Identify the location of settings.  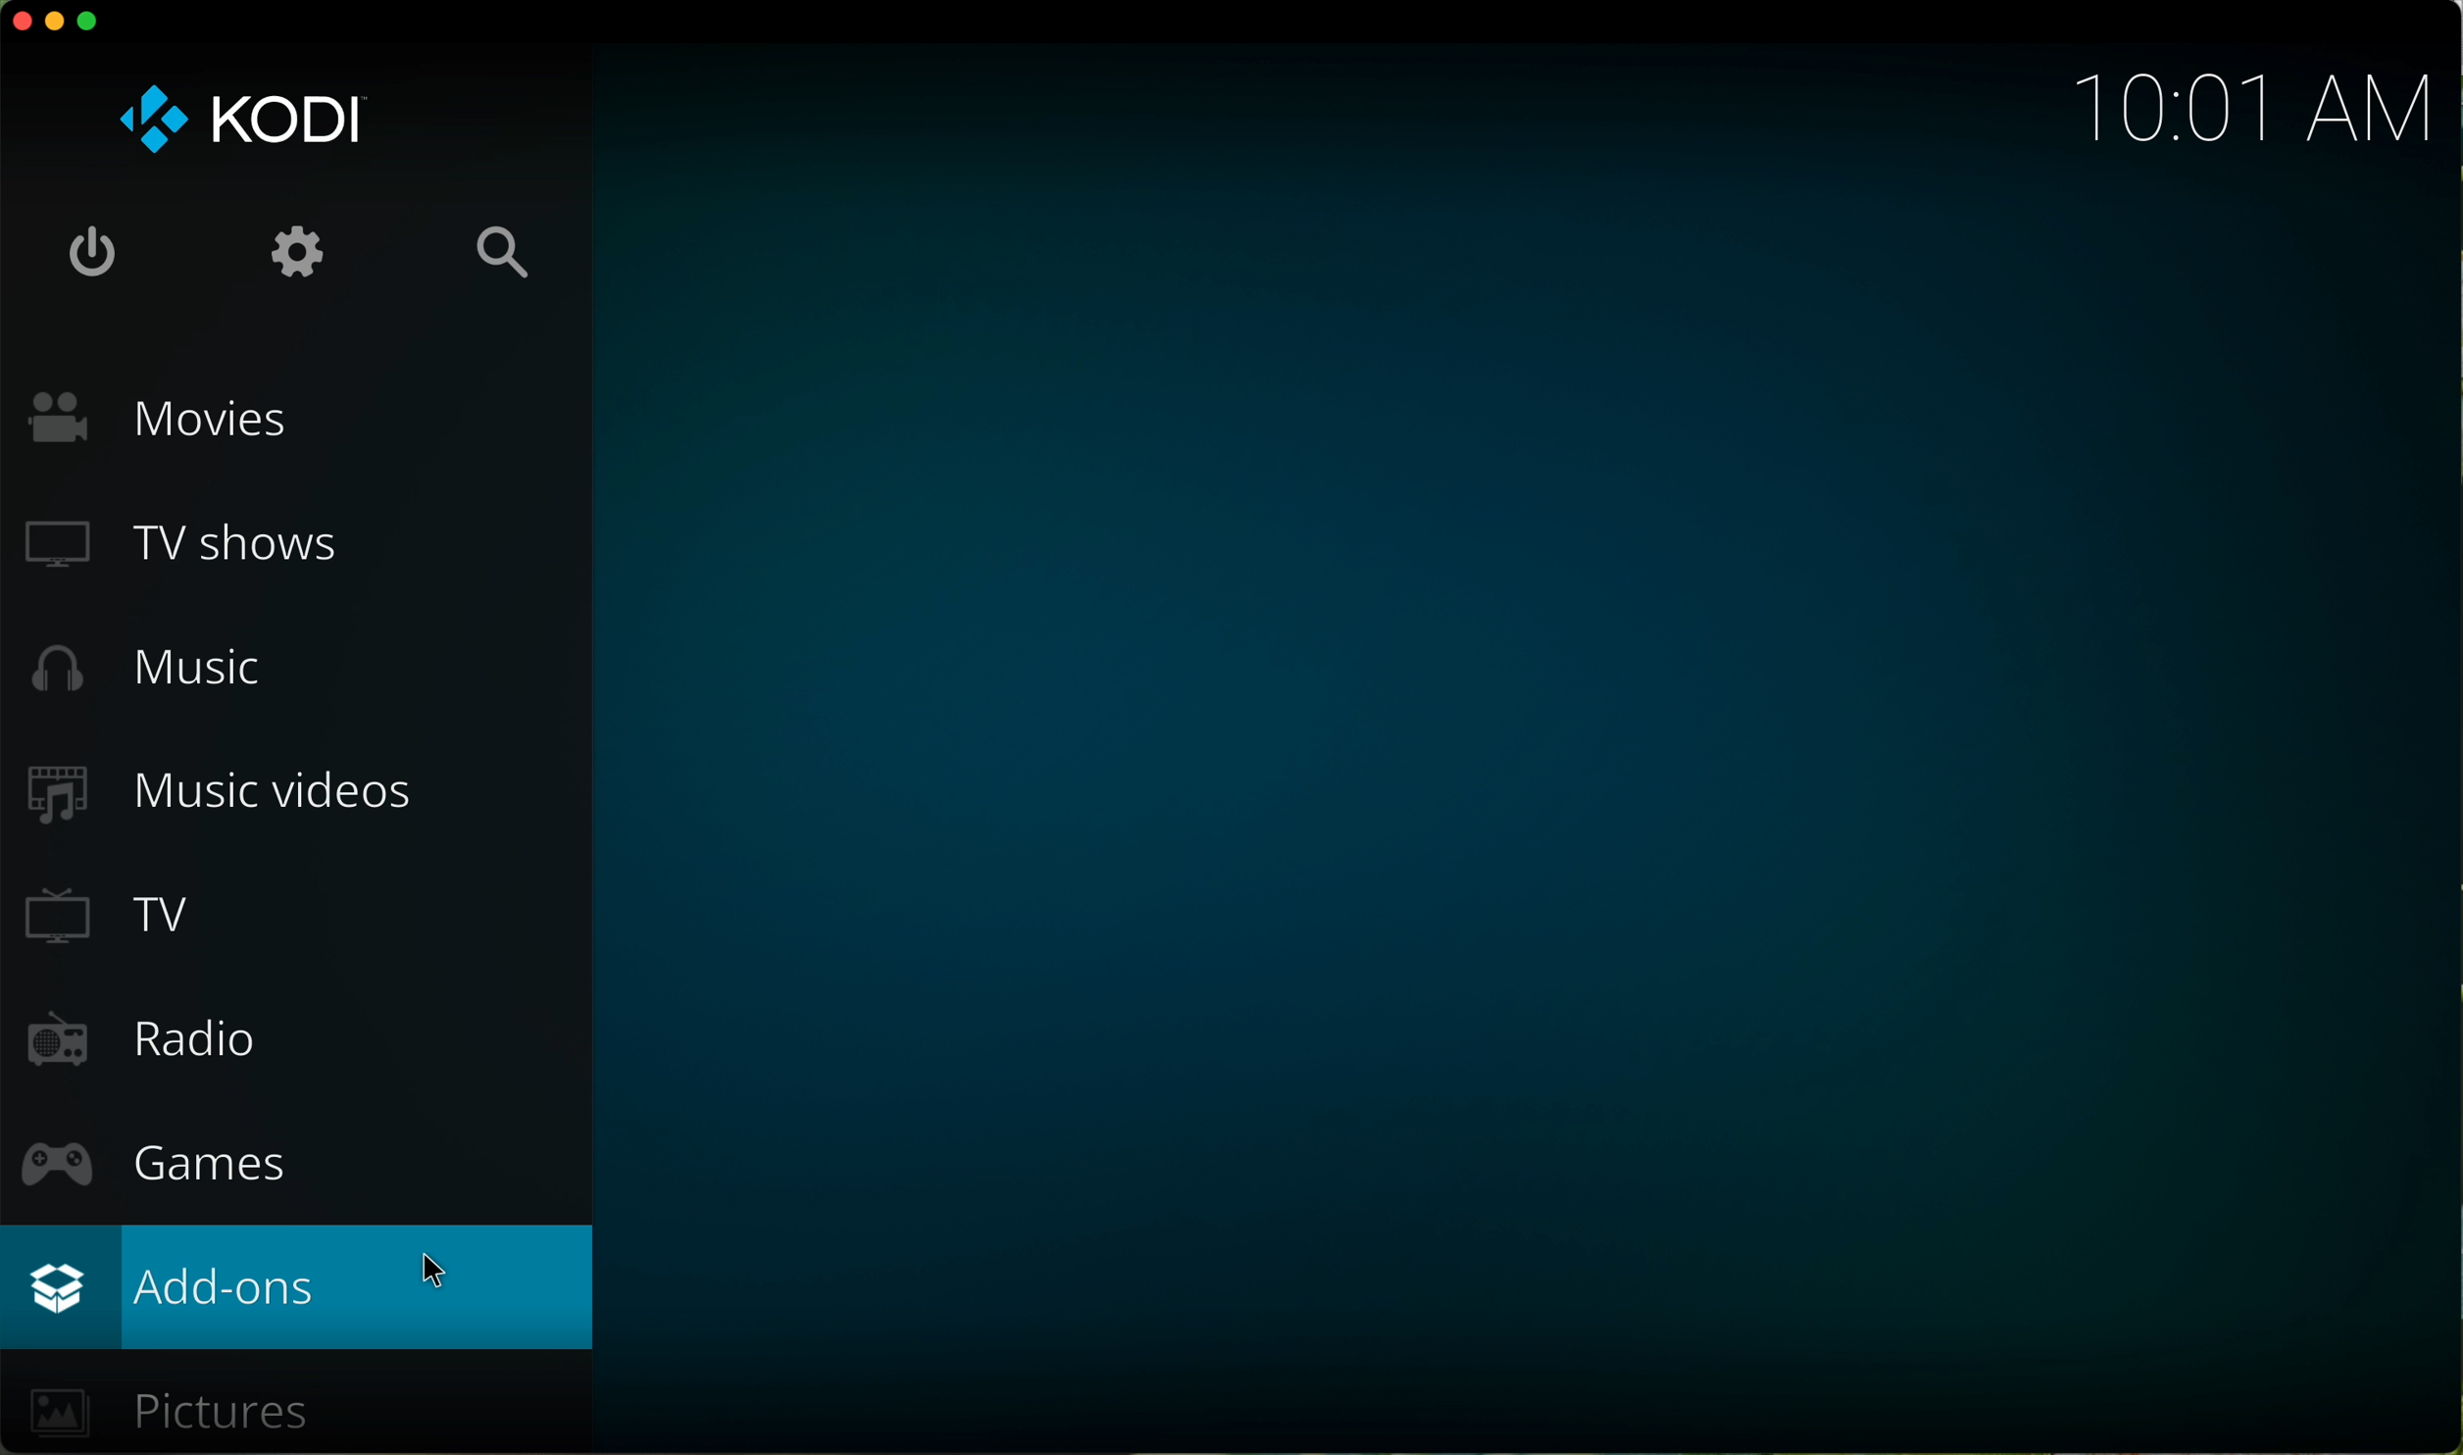
(295, 250).